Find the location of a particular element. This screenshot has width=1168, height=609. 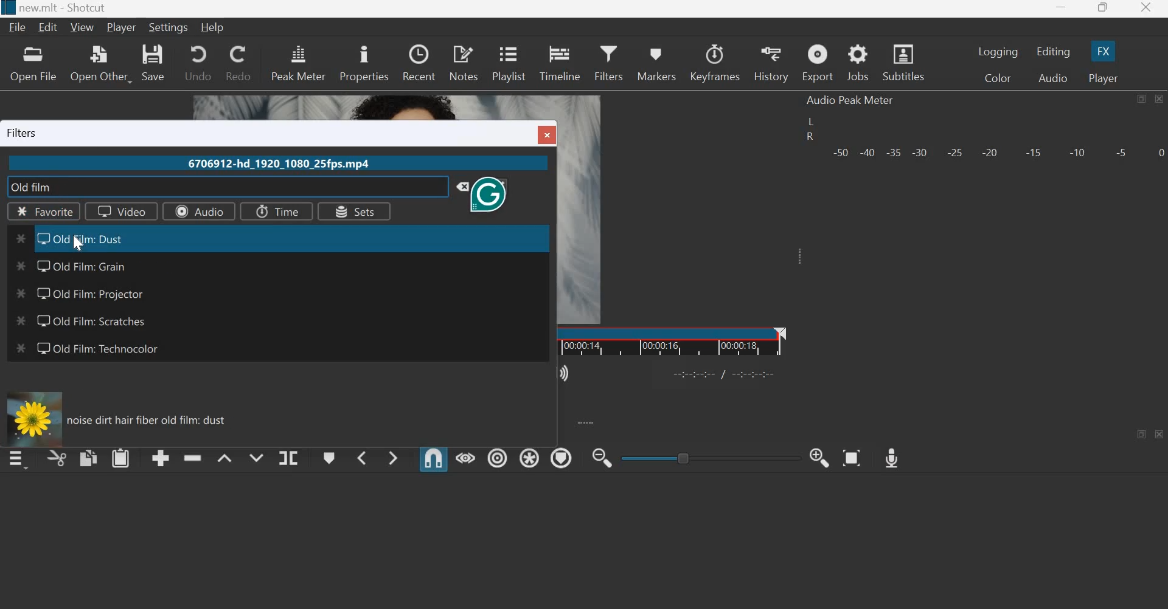

Audio is located at coordinates (198, 211).